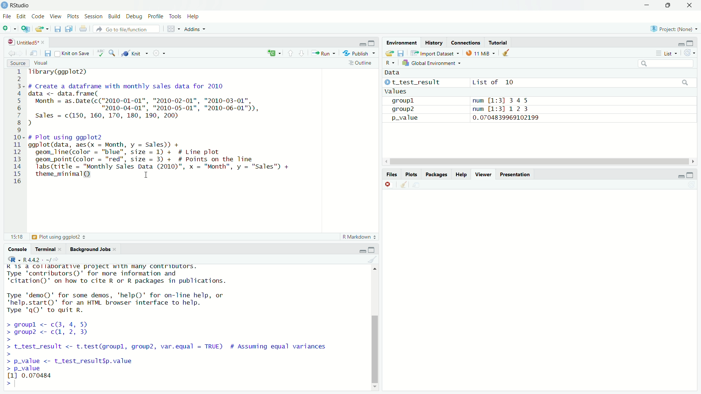 This screenshot has height=394, width=701. What do you see at coordinates (100, 53) in the screenshot?
I see `check` at bounding box center [100, 53].